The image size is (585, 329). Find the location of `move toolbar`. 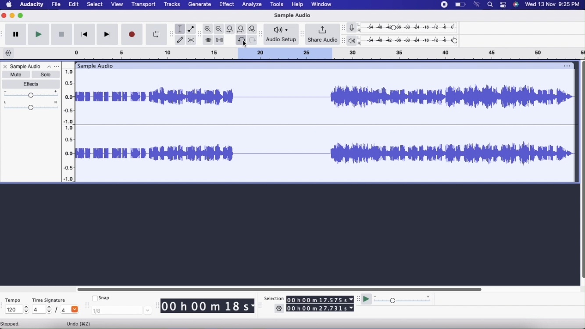

move toolbar is located at coordinates (302, 34).